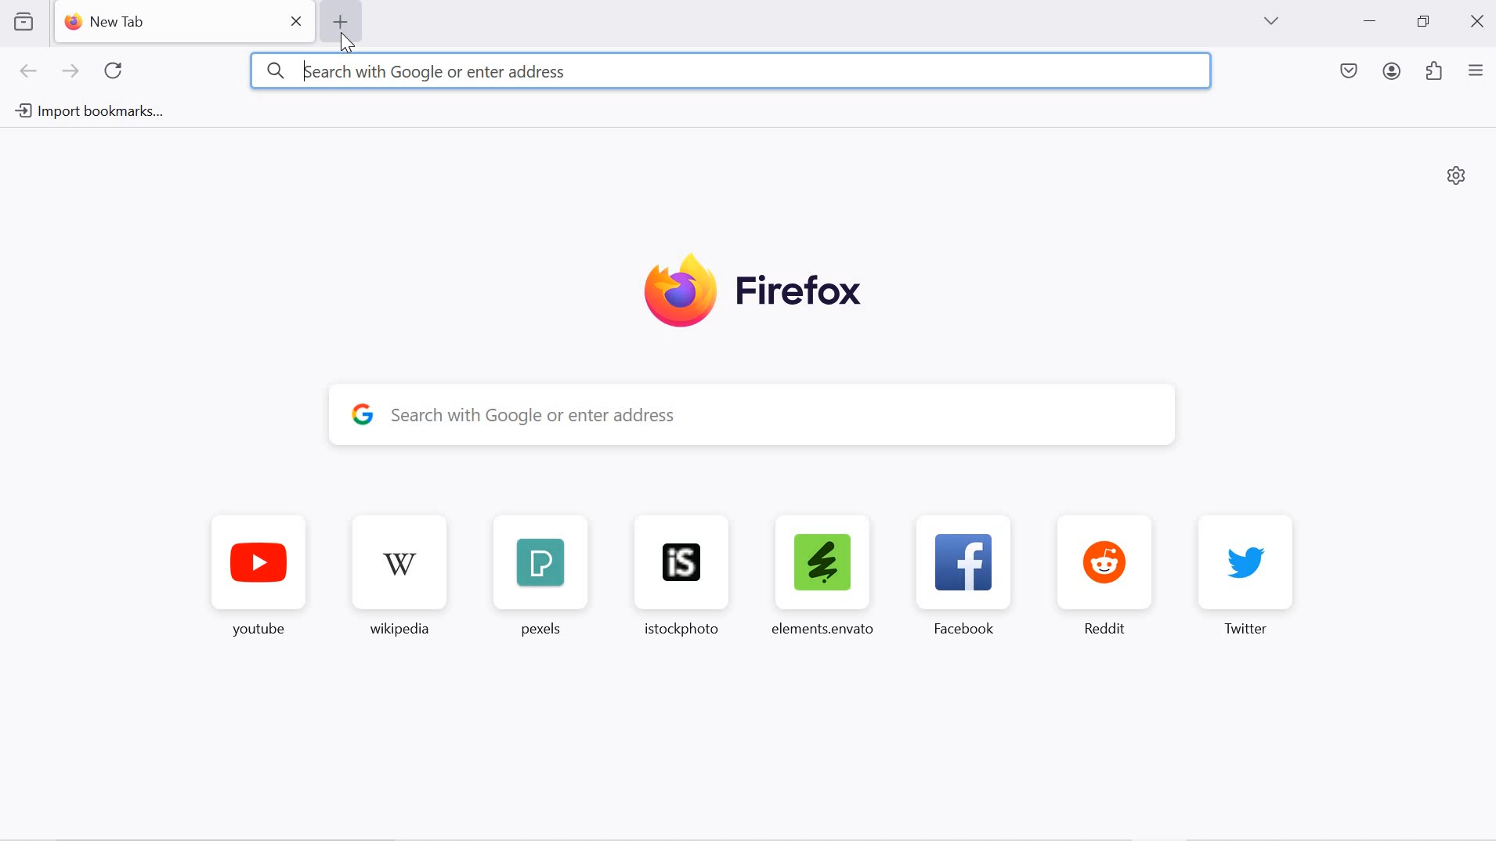 The image size is (1496, 841). What do you see at coordinates (730, 71) in the screenshot?
I see `3 kearch with Google or enter address` at bounding box center [730, 71].